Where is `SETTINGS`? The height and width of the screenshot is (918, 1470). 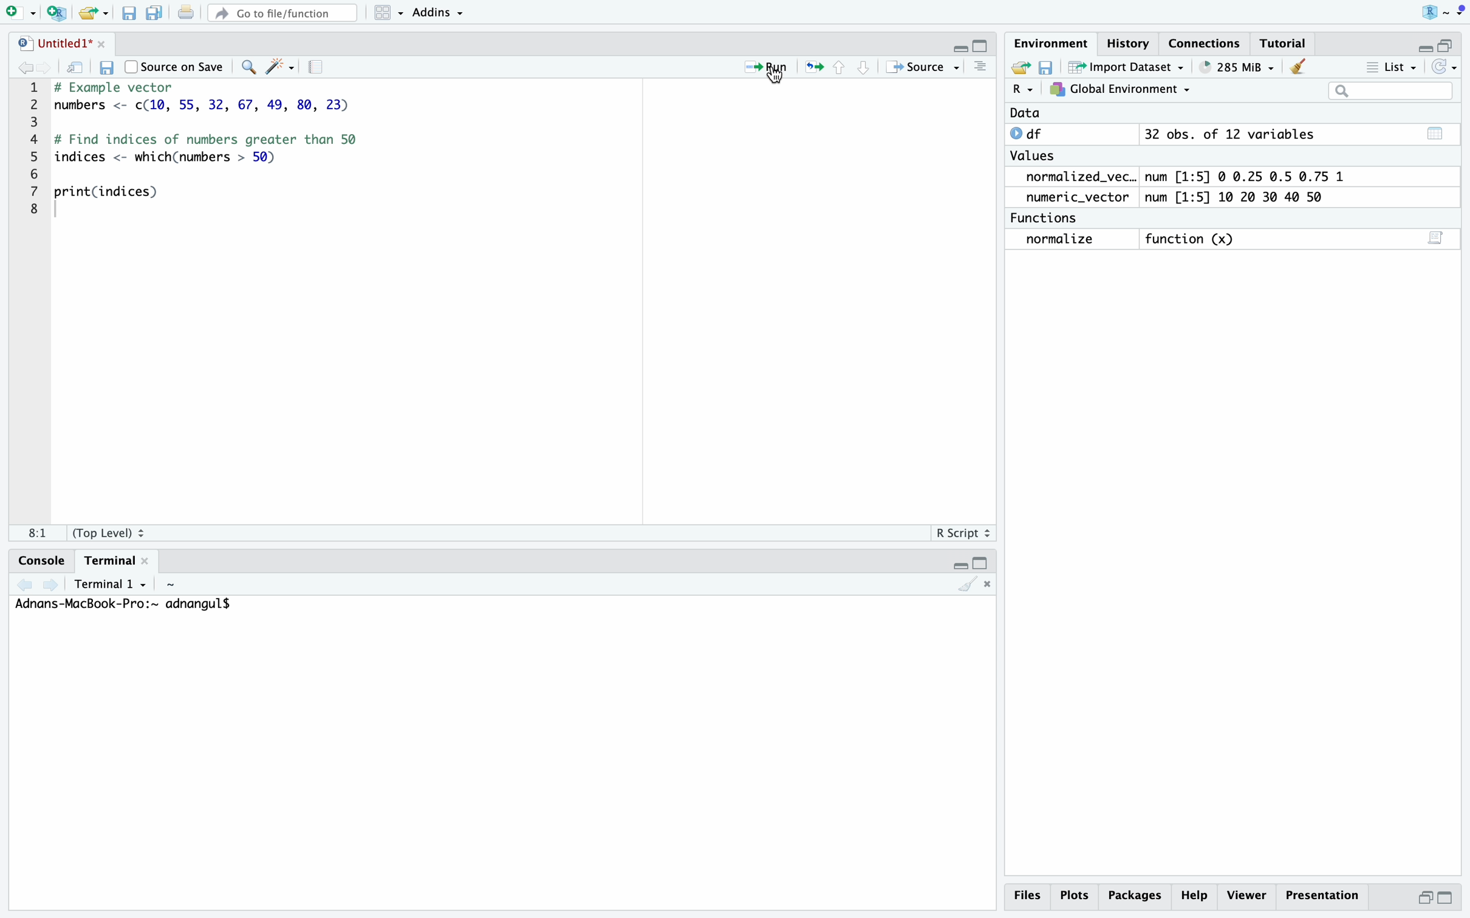 SETTINGS is located at coordinates (319, 68).